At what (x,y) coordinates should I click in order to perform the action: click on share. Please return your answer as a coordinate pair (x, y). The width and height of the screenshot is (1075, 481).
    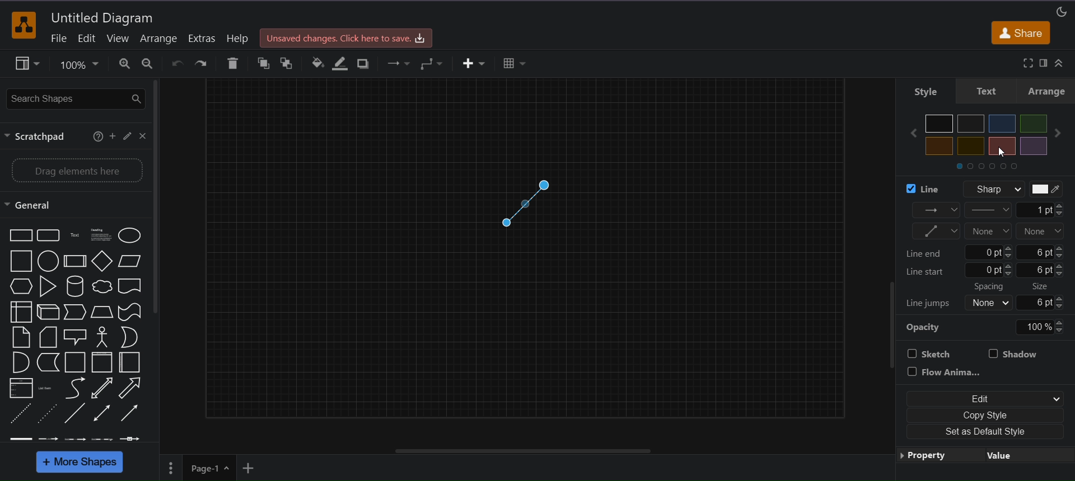
    Looking at the image, I should click on (1022, 34).